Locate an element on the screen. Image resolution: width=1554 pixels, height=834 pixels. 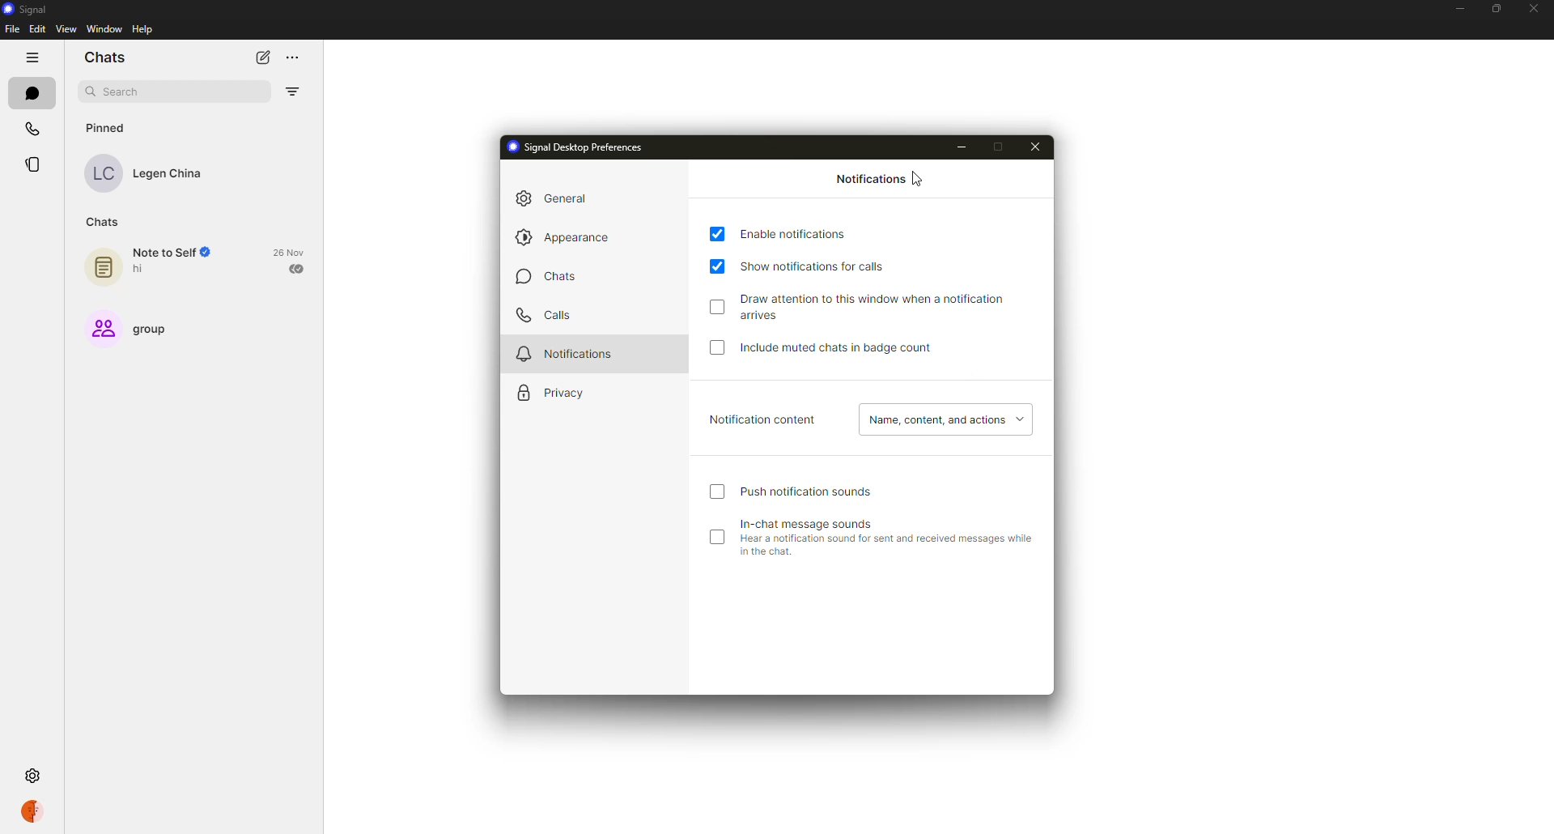
enable notifications is located at coordinates (795, 233).